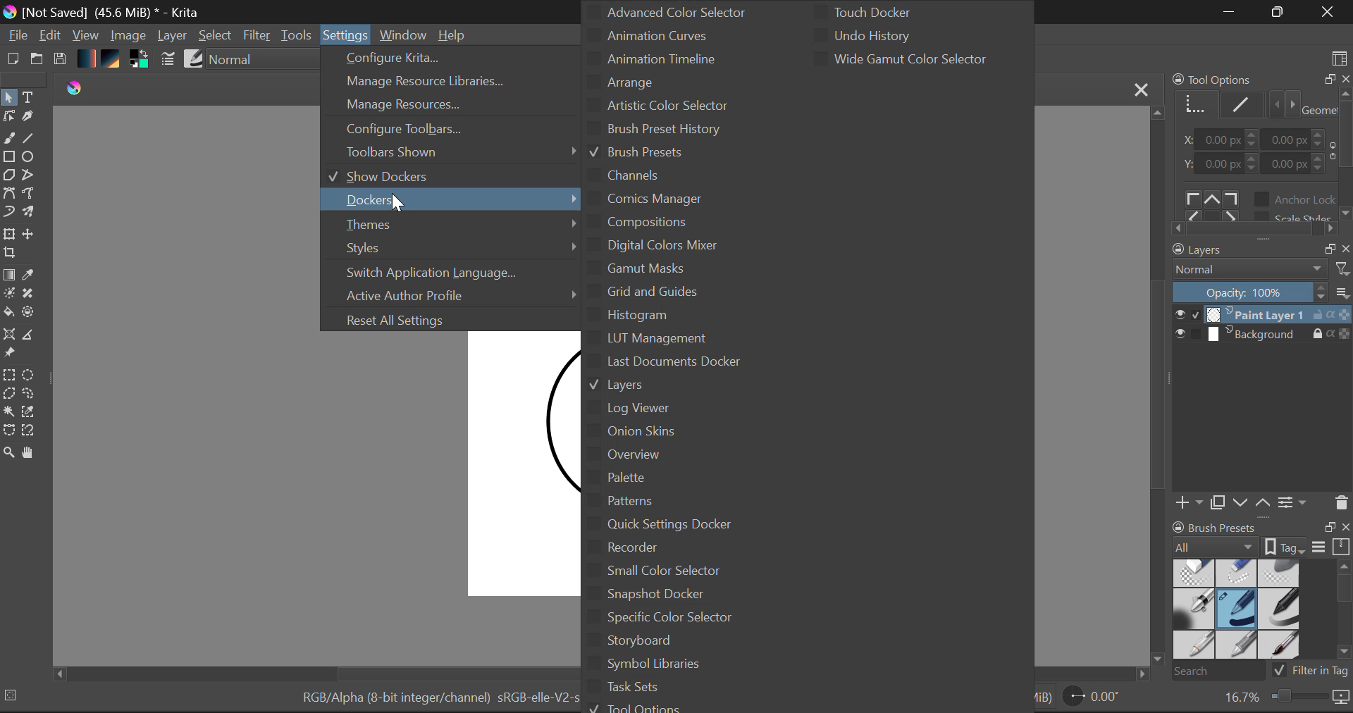 The image size is (1353, 713). I want to click on Layers, so click(730, 387).